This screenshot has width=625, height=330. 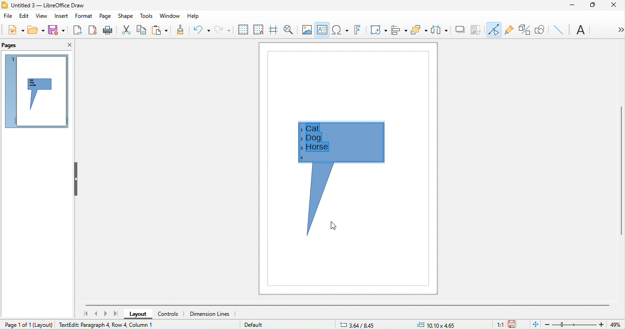 I want to click on insert, so click(x=59, y=16).